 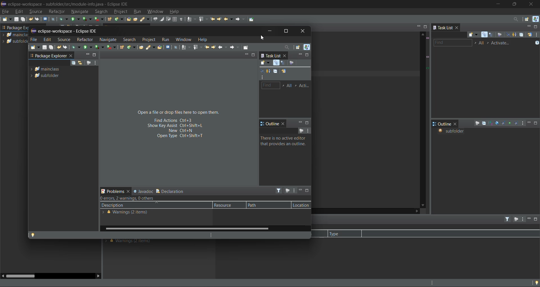 What do you see at coordinates (476, 124) in the screenshot?
I see `focus on active task` at bounding box center [476, 124].